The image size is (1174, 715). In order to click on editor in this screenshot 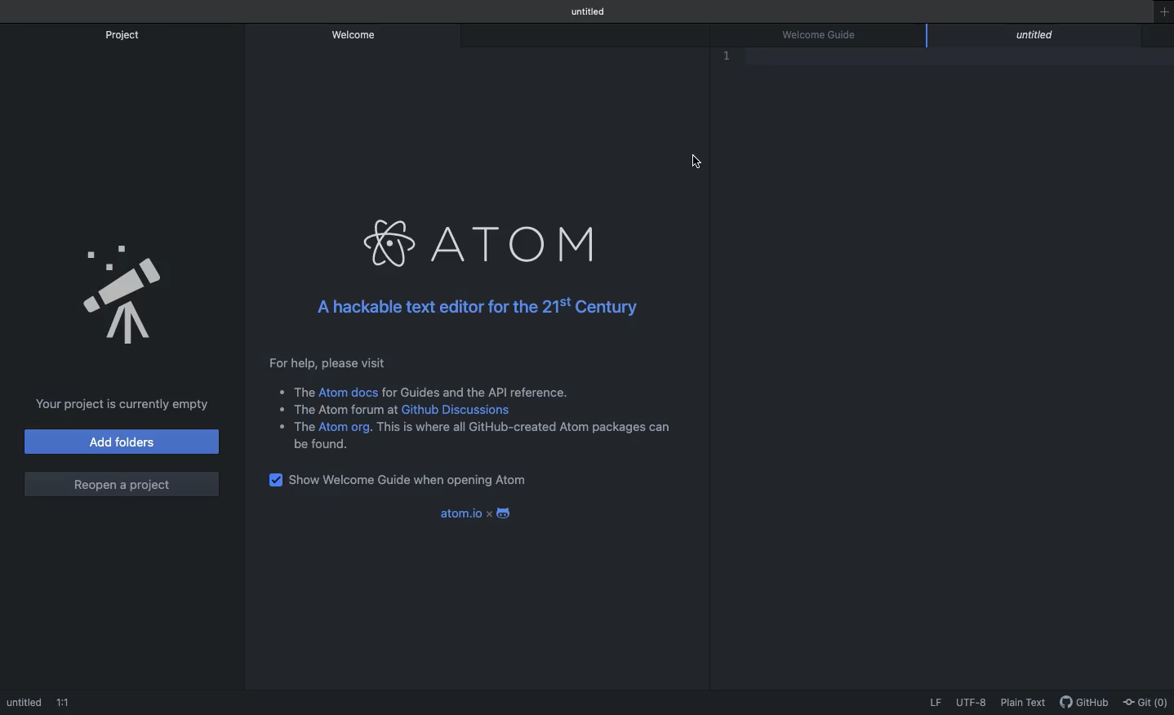, I will do `click(1037, 37)`.